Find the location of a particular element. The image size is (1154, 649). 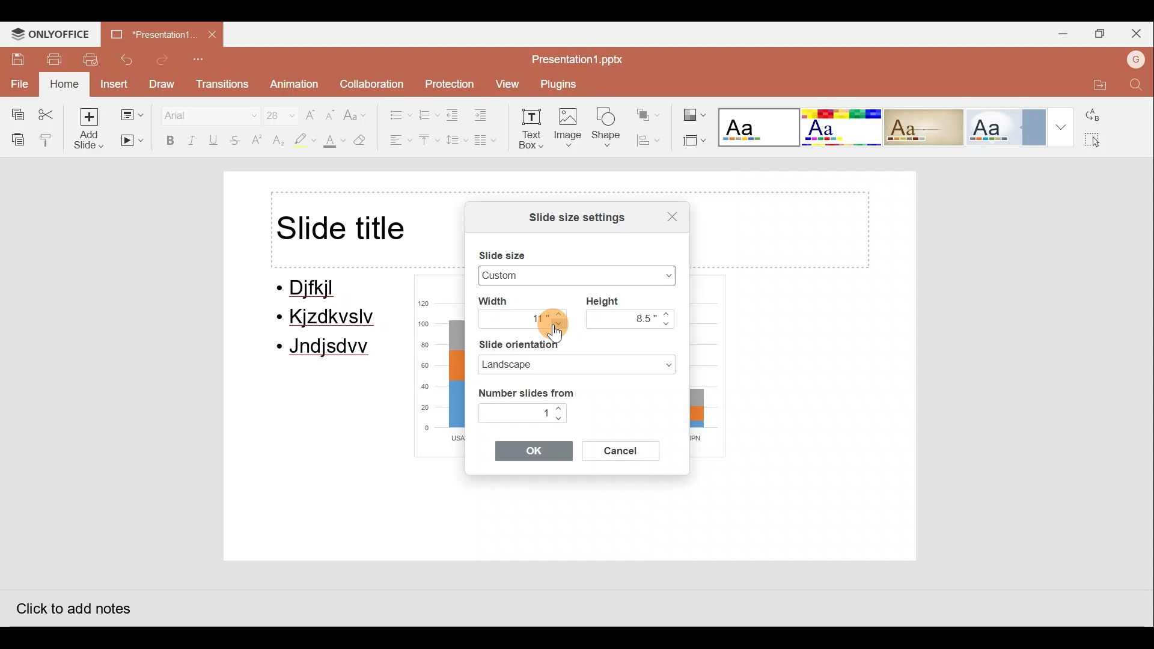

Decrease indent is located at coordinates (454, 115).